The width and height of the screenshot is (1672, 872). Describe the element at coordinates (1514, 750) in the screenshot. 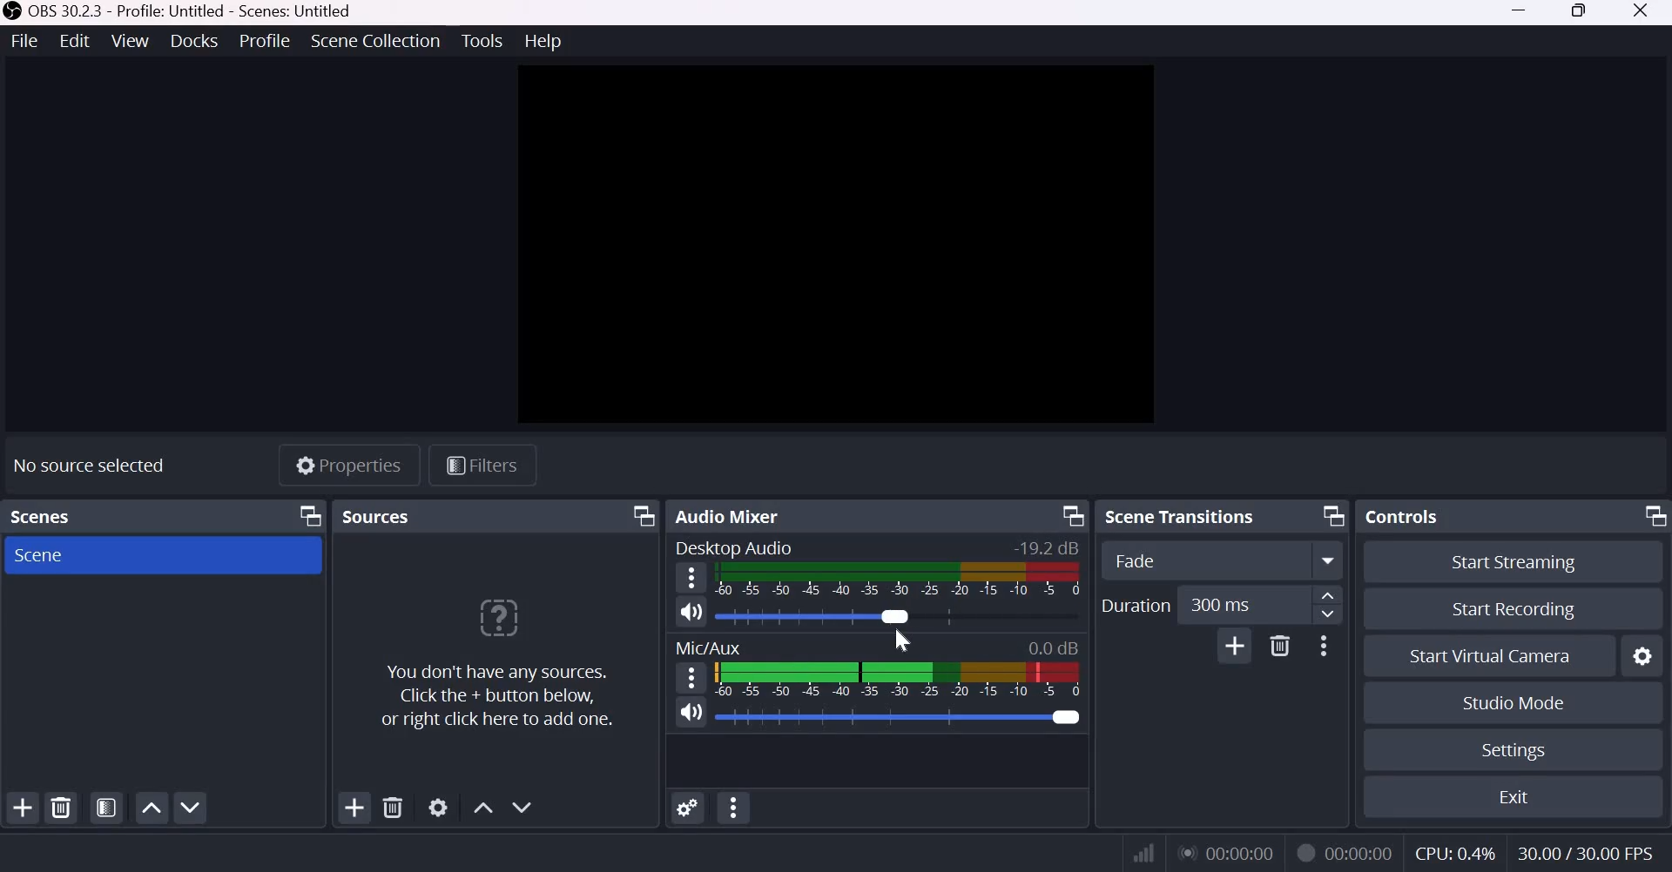

I see `Settings` at that location.